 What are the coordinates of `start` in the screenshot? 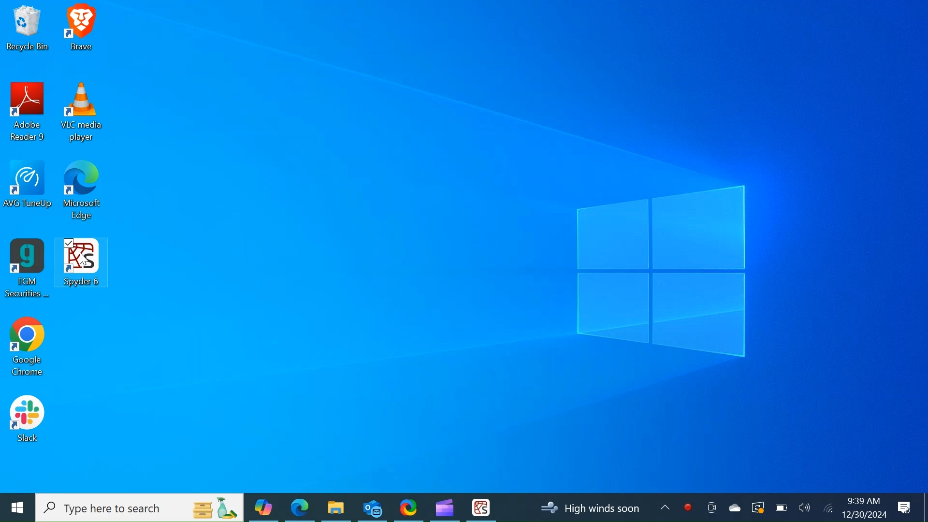 It's located at (16, 507).